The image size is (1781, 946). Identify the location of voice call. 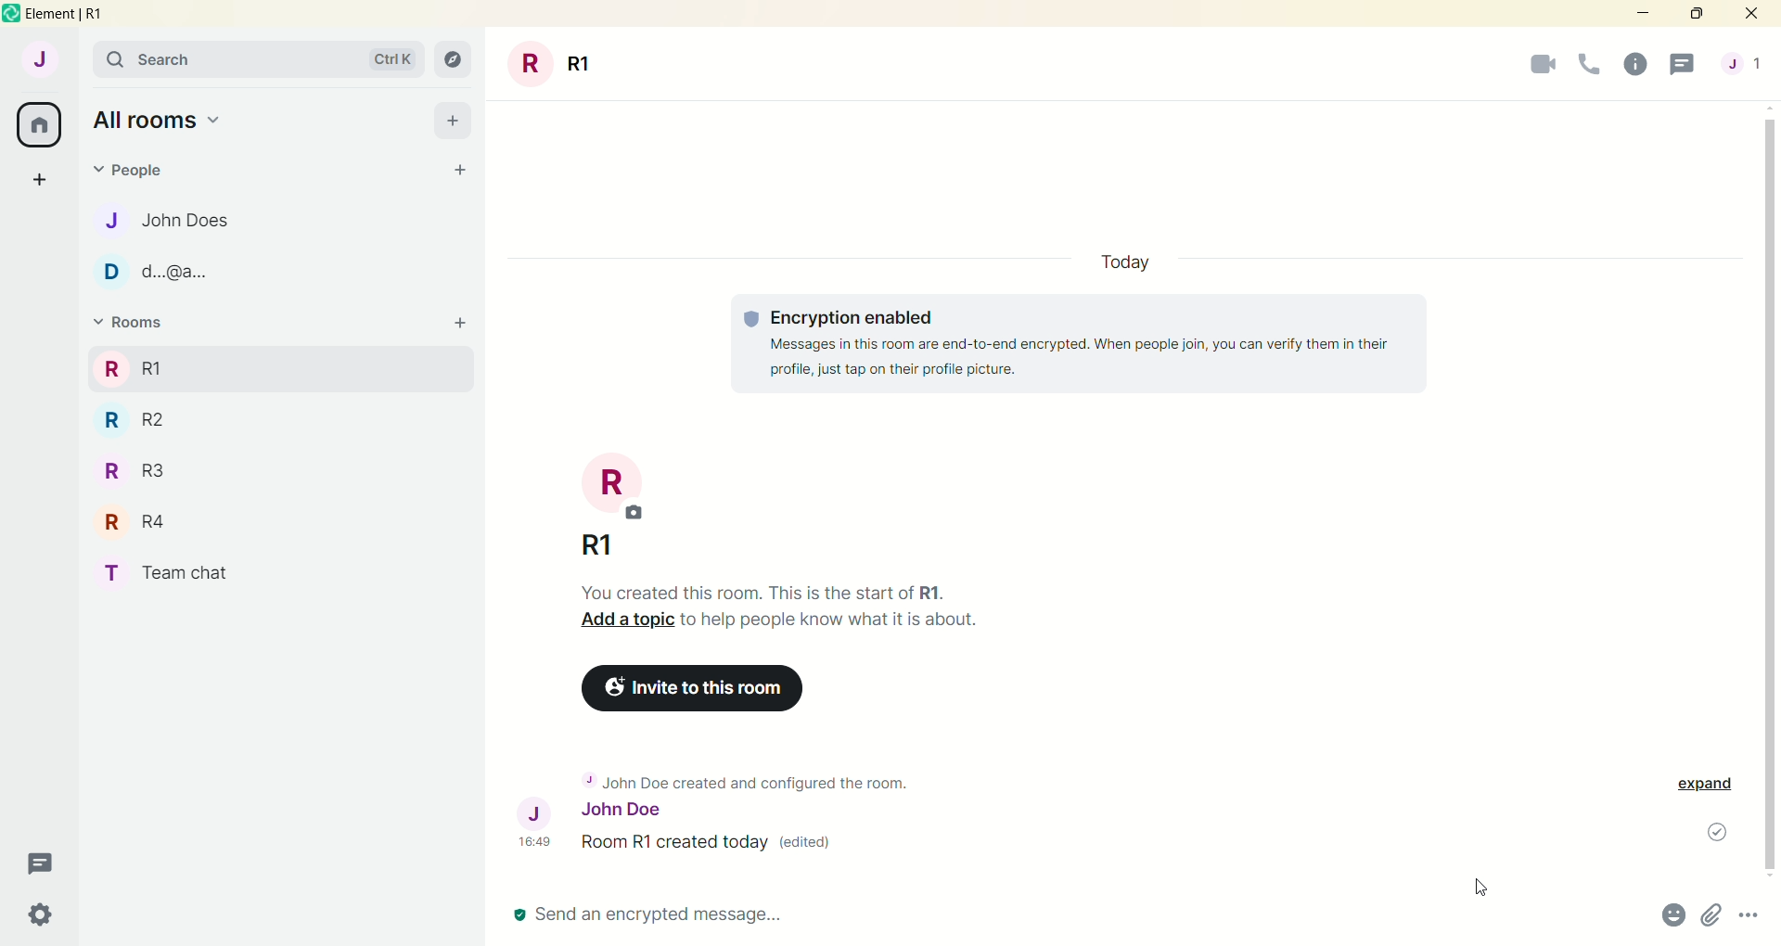
(1590, 65).